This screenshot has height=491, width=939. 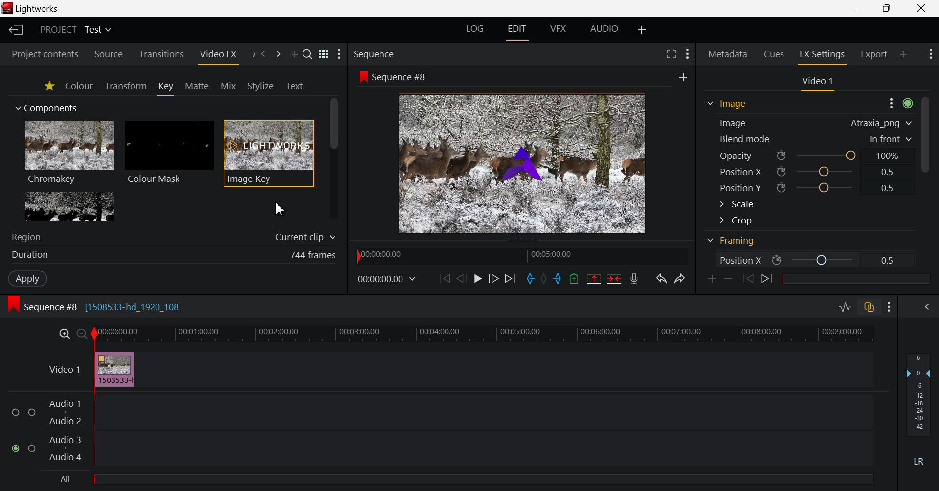 What do you see at coordinates (780, 220) in the screenshot?
I see `Crop` at bounding box center [780, 220].